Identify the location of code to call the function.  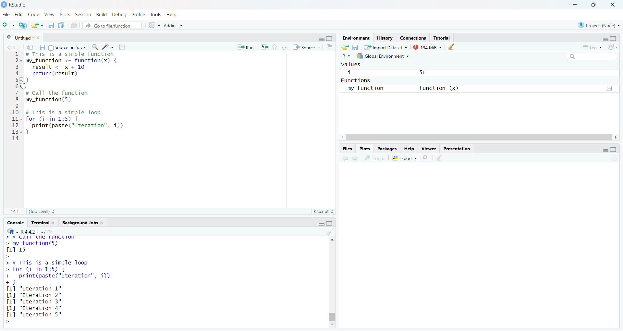
(72, 97).